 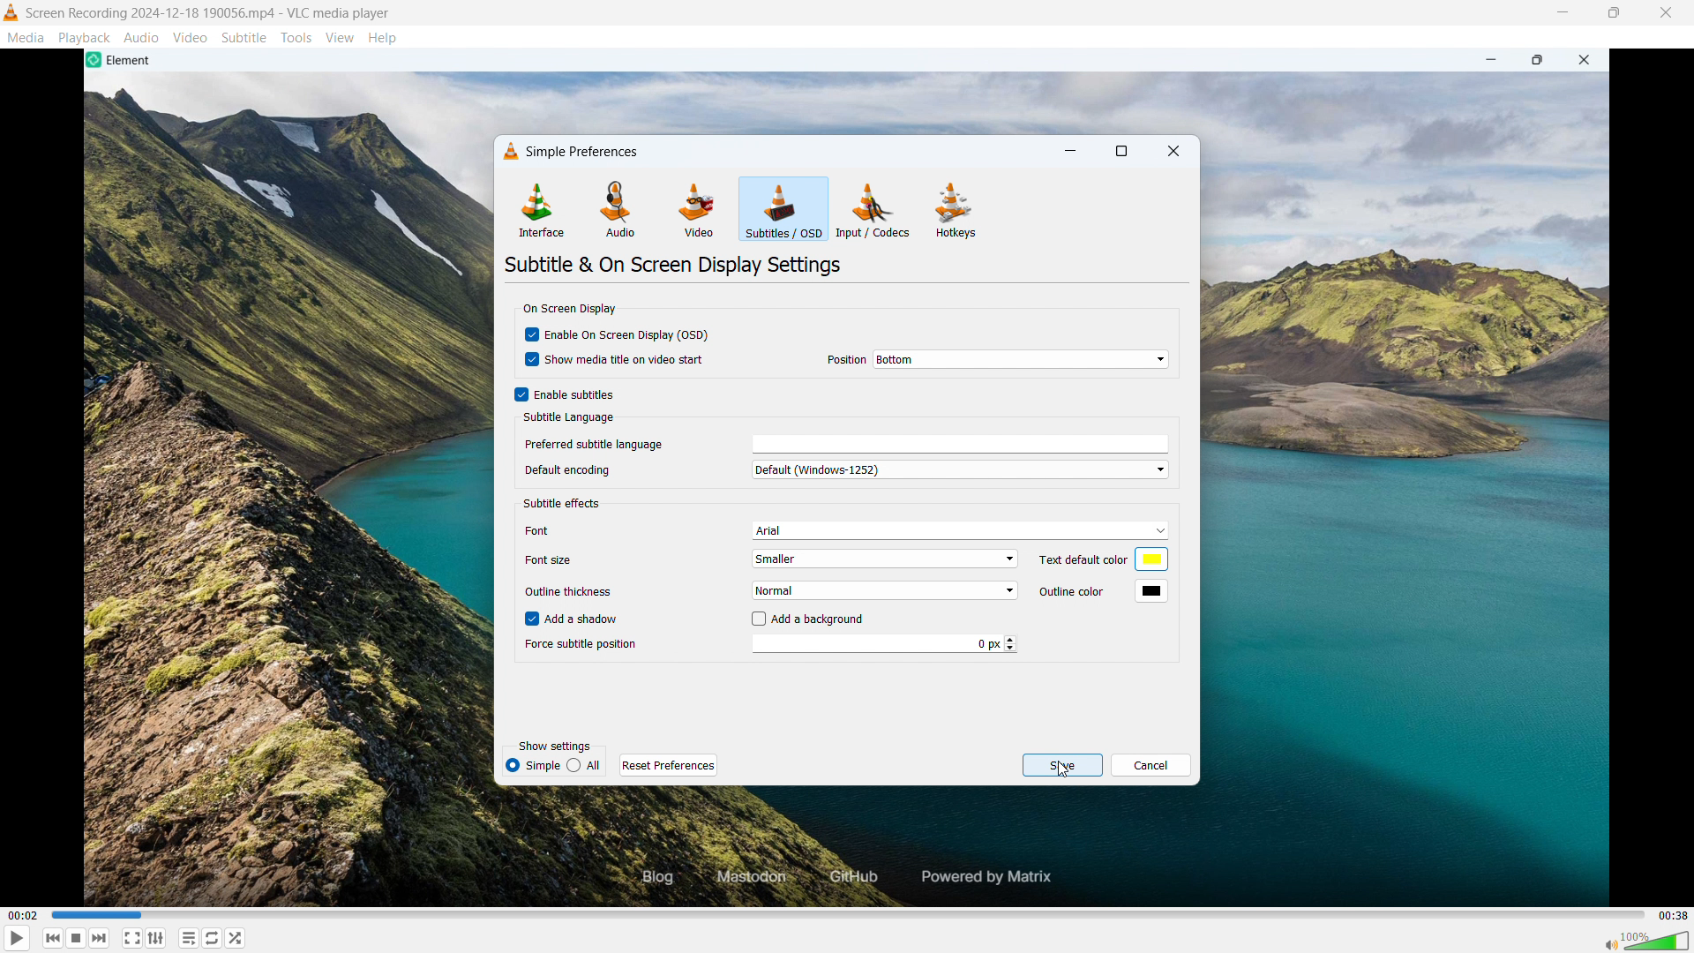 What do you see at coordinates (533, 334) in the screenshot?
I see `checkbox` at bounding box center [533, 334].